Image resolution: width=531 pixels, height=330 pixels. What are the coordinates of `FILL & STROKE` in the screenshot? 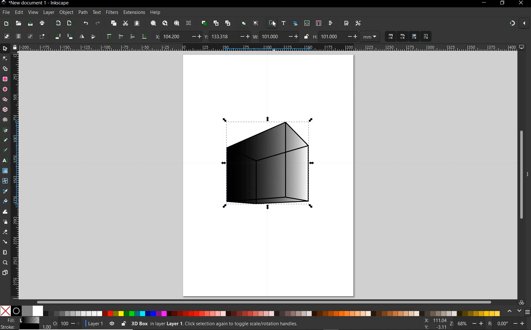 It's located at (20, 323).